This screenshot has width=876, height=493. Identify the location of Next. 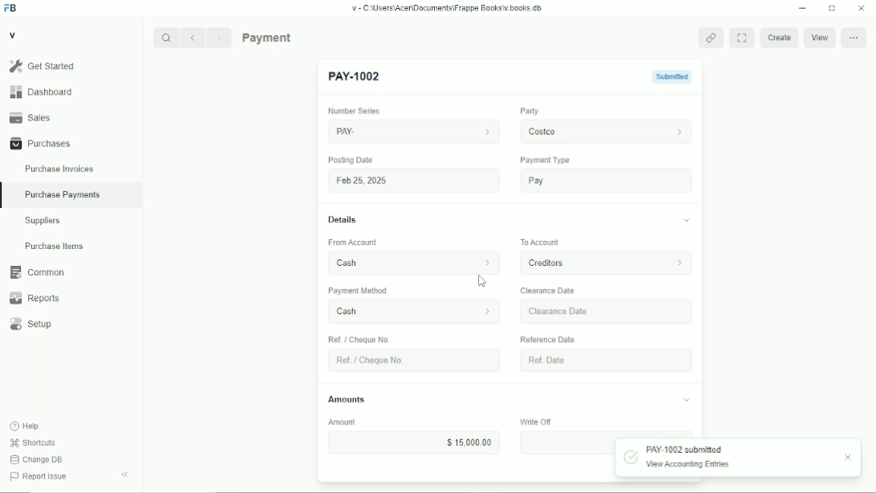
(220, 38).